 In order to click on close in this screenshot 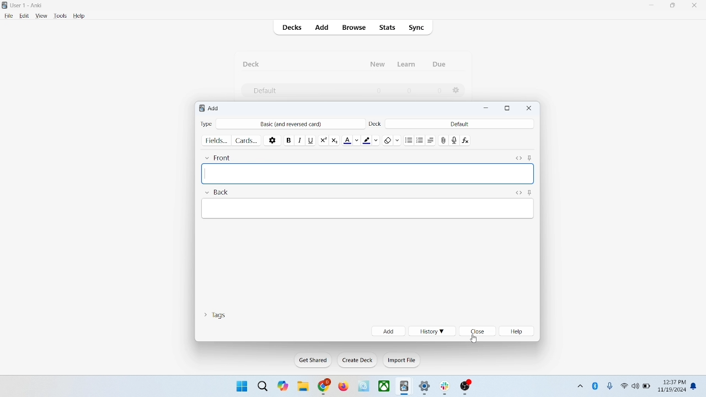, I will do `click(697, 7)`.